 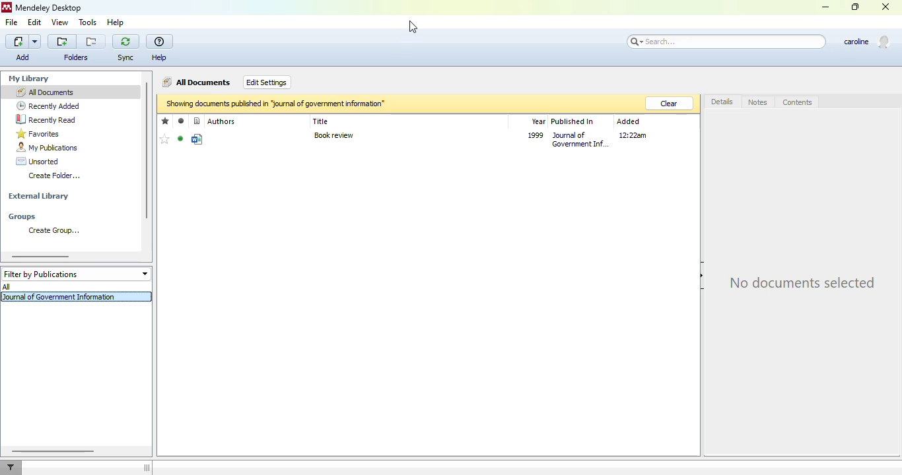 What do you see at coordinates (36, 23) in the screenshot?
I see `edit` at bounding box center [36, 23].